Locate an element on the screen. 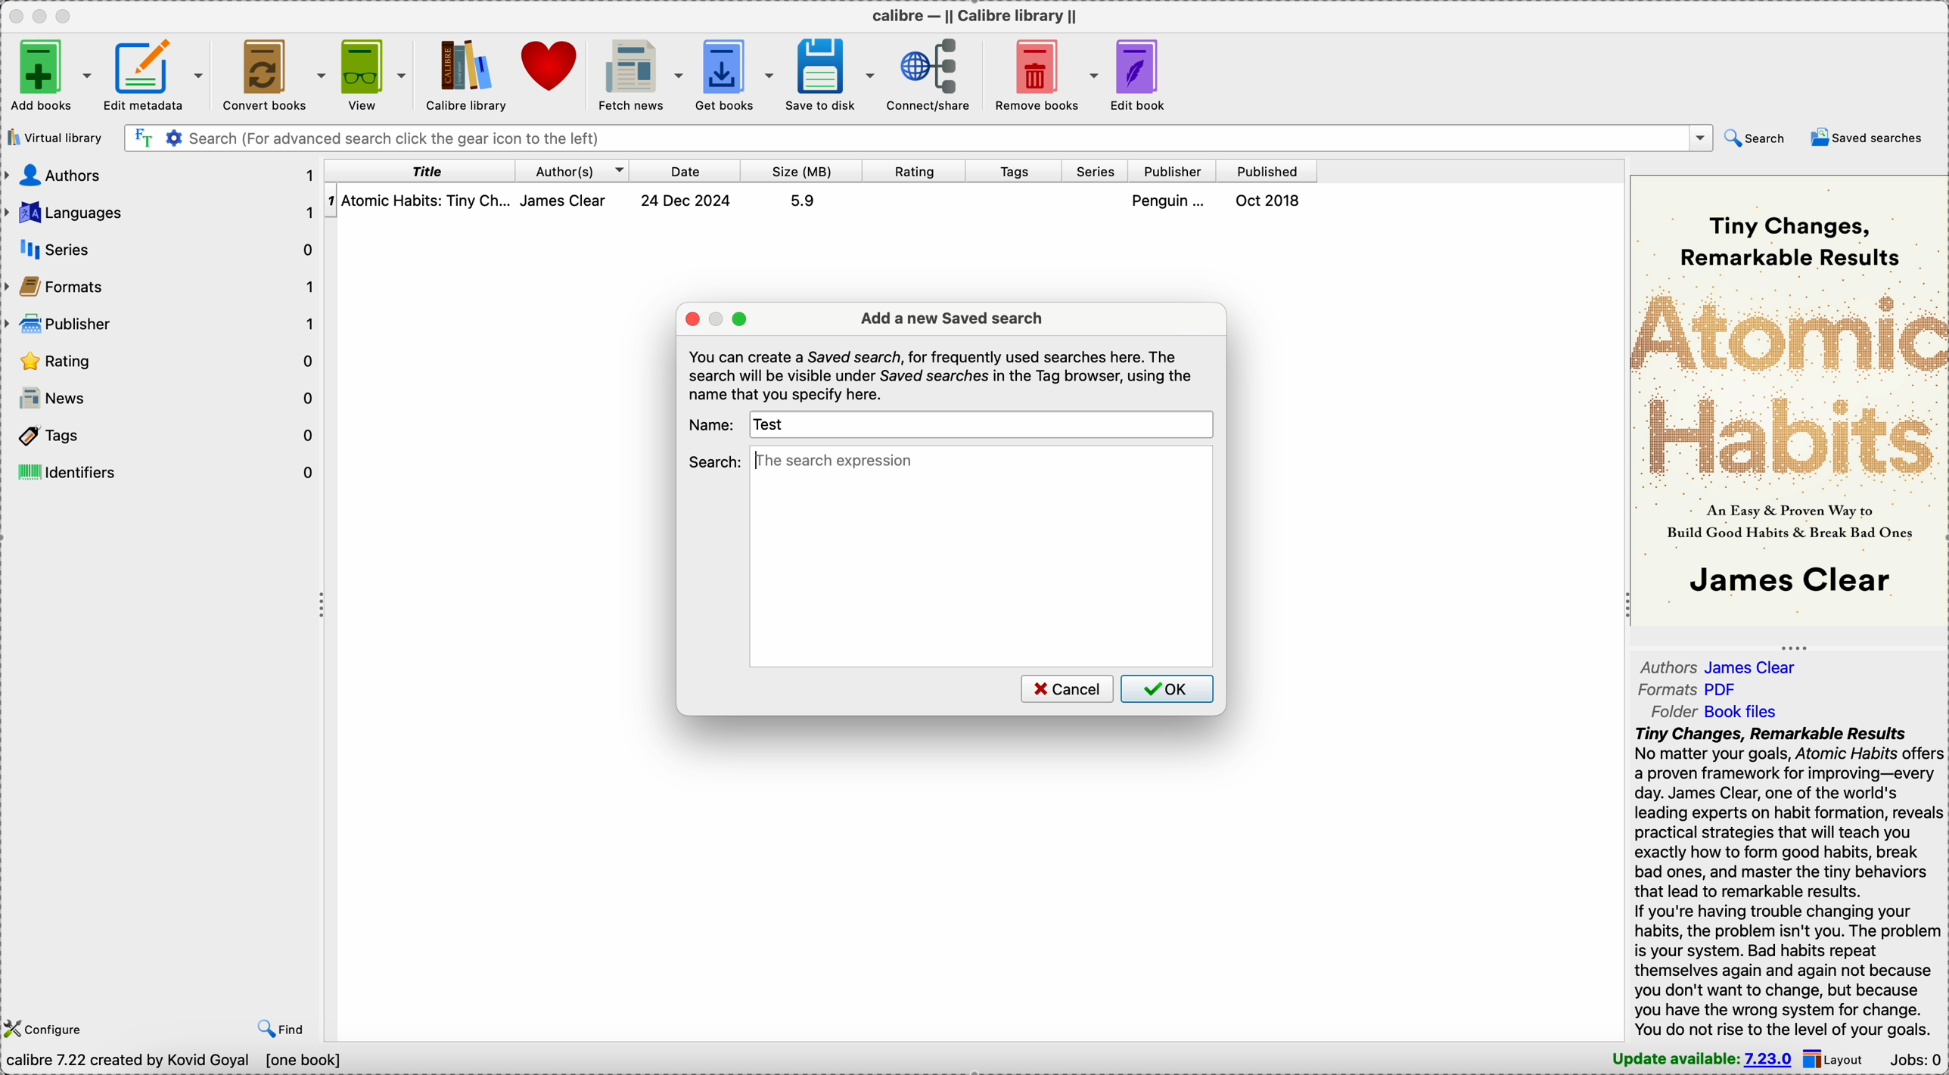  minimize is located at coordinates (718, 318).